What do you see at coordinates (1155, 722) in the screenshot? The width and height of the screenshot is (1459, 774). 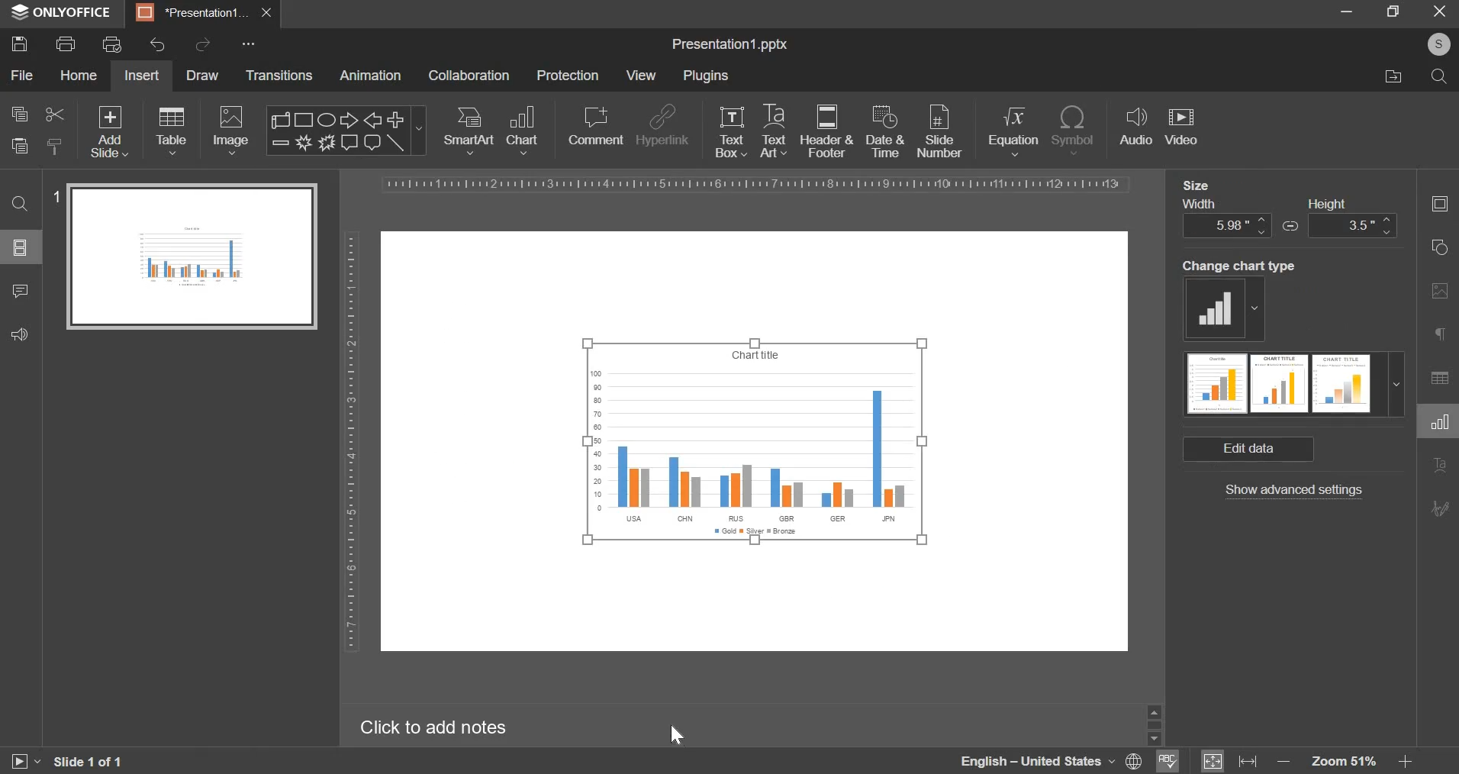 I see `scroll bar` at bounding box center [1155, 722].